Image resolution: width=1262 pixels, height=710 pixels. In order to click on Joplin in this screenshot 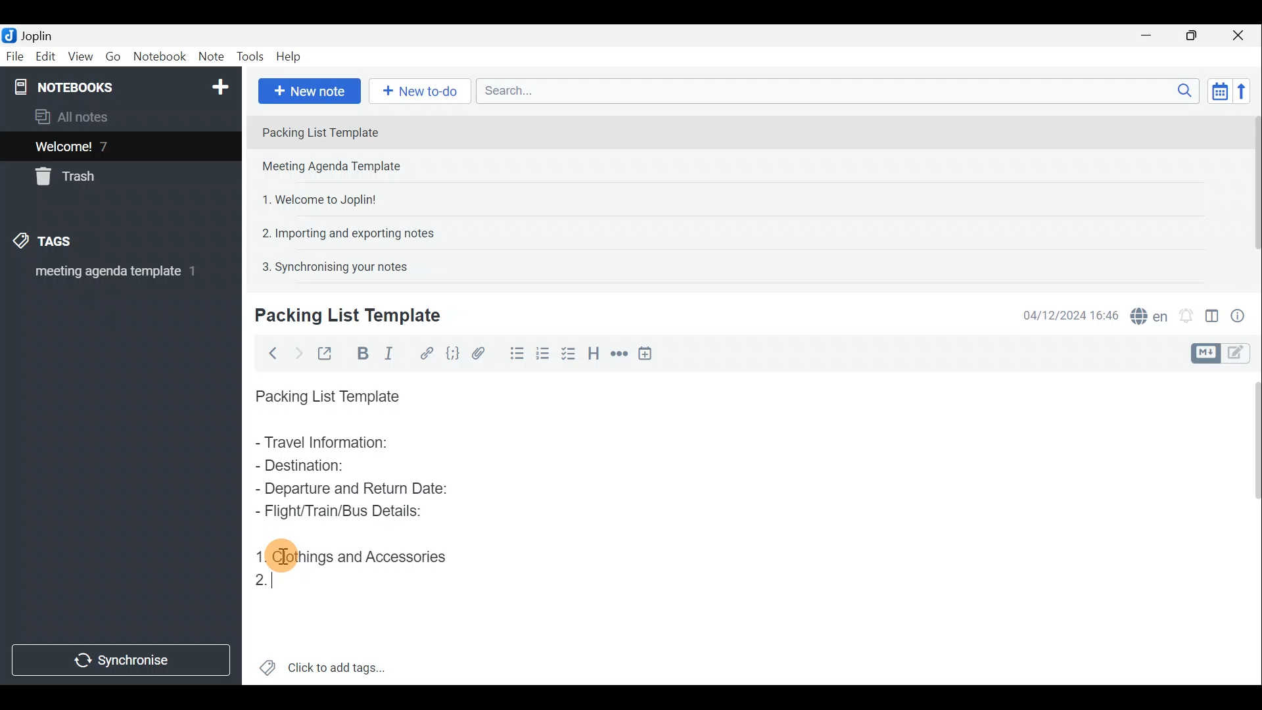, I will do `click(31, 35)`.